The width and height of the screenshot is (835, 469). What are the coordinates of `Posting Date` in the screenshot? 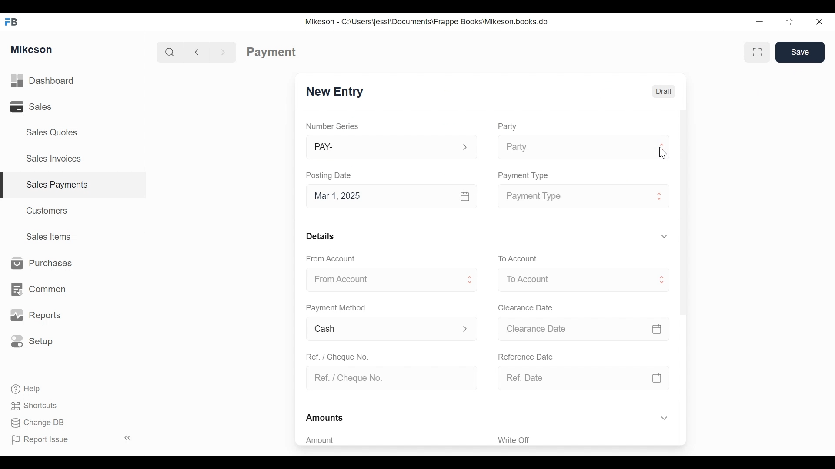 It's located at (334, 176).